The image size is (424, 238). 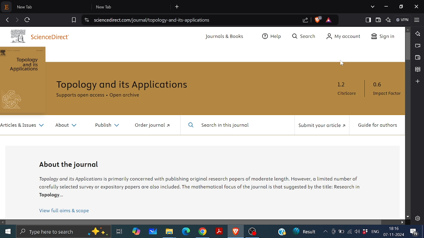 I want to click on news, so click(x=305, y=231).